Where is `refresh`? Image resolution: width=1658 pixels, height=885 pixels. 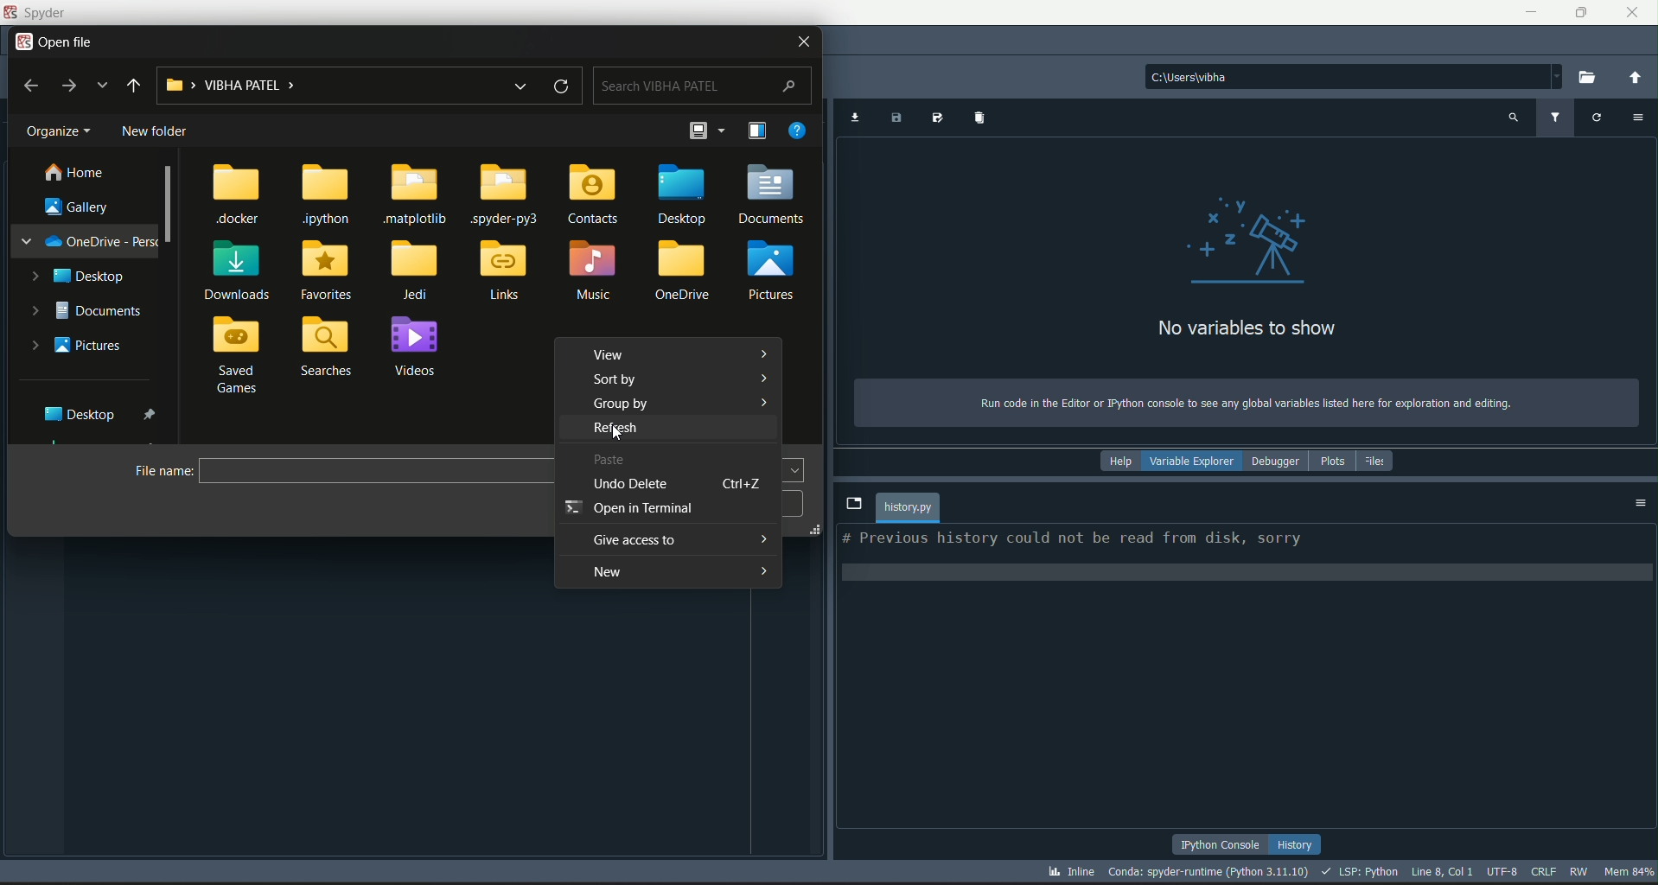 refresh is located at coordinates (614, 430).